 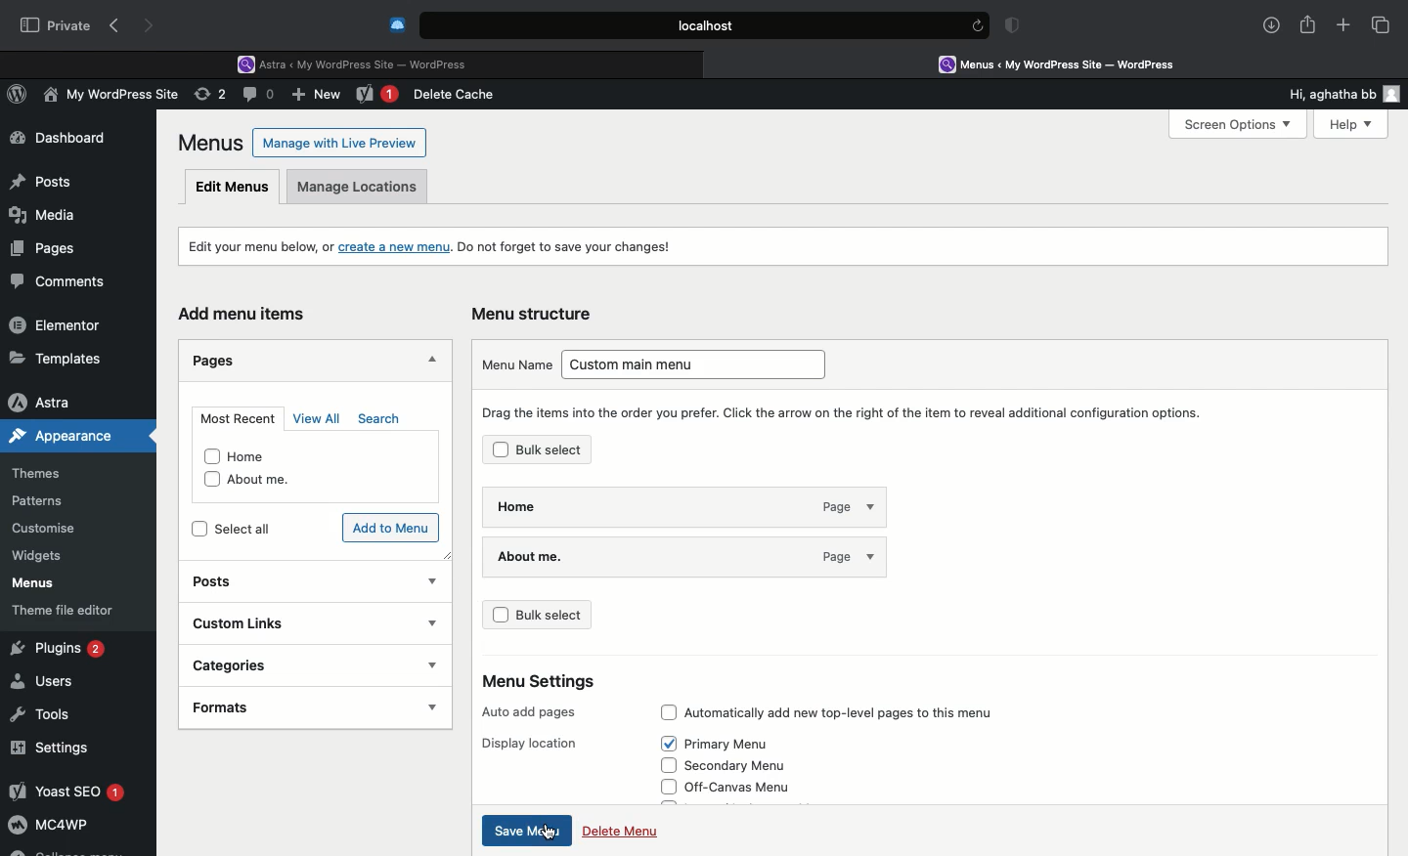 What do you see at coordinates (152, 25) in the screenshot?
I see `Forward` at bounding box center [152, 25].